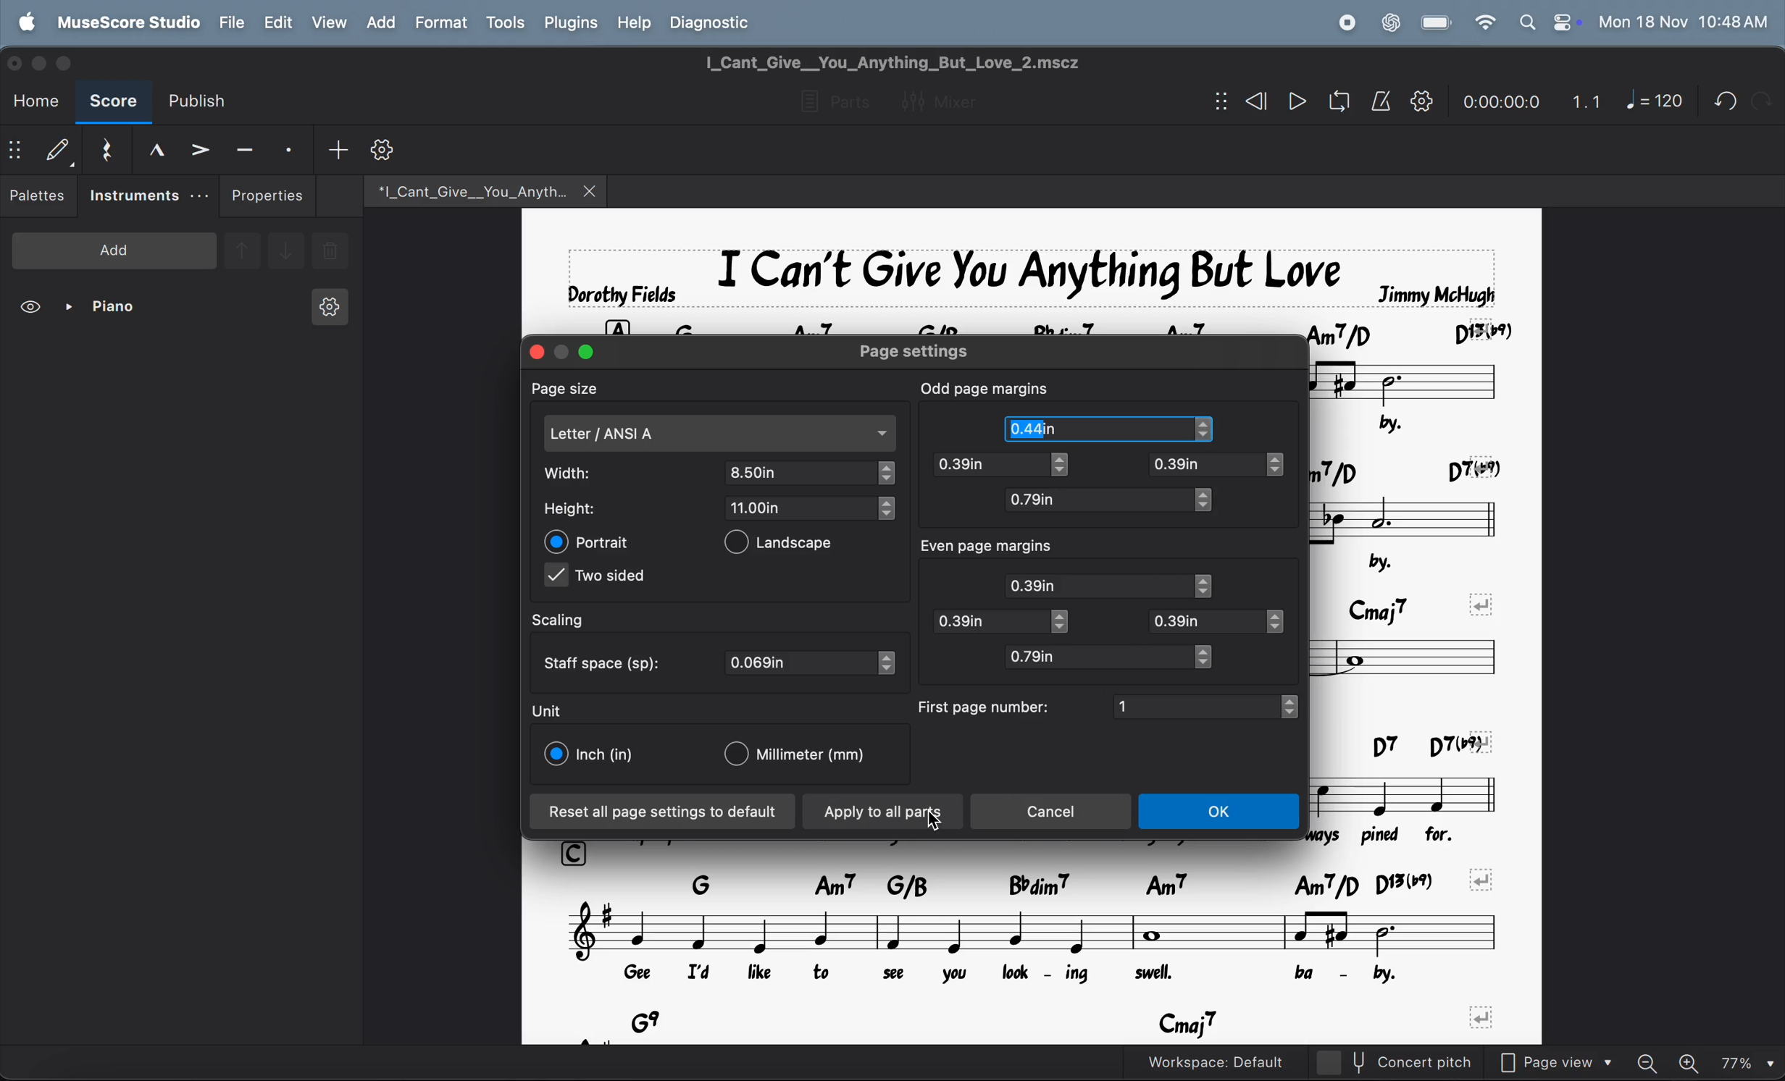 The image size is (1785, 1081). Describe the element at coordinates (1421, 379) in the screenshot. I see `notes` at that location.